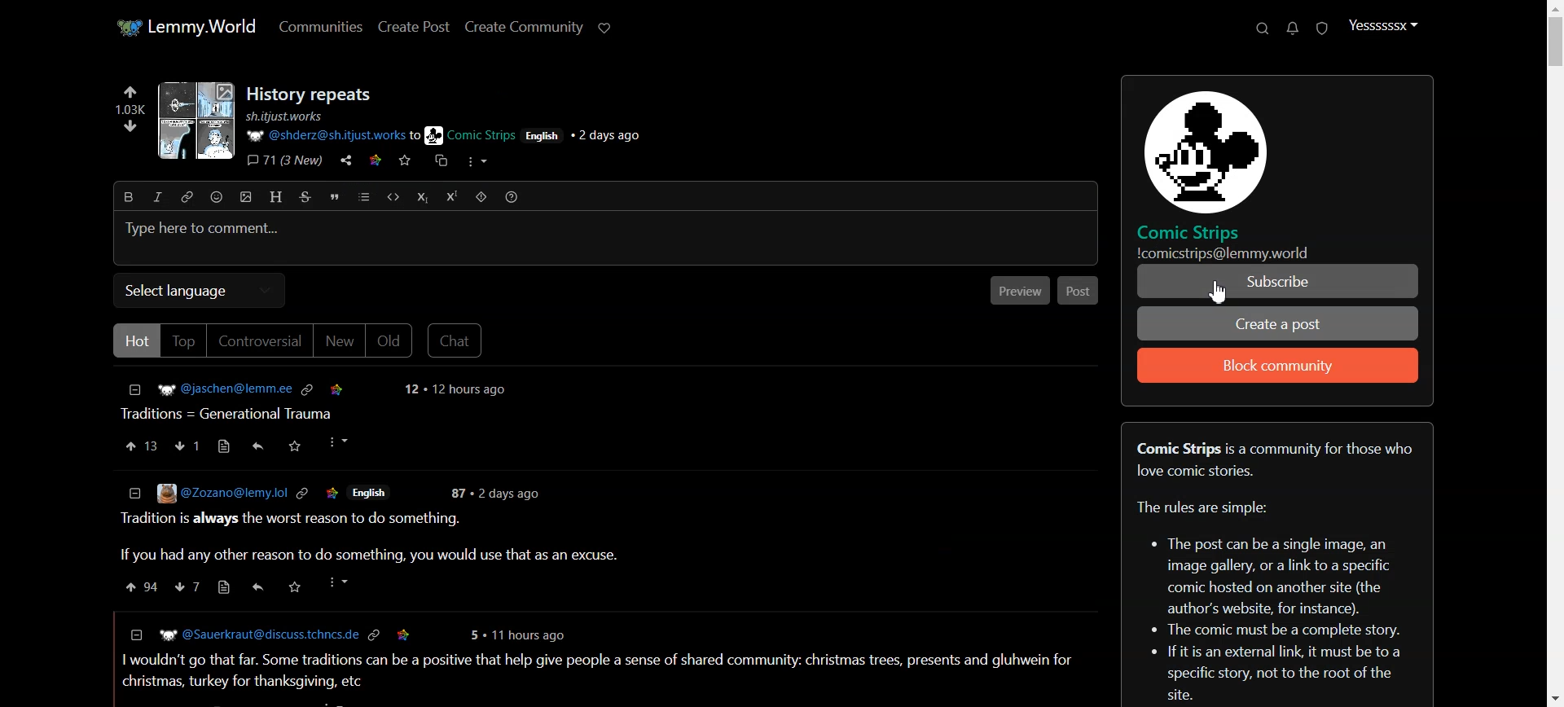 This screenshot has height=707, width=1564. Describe the element at coordinates (1199, 147) in the screenshot. I see `Community logo` at that location.